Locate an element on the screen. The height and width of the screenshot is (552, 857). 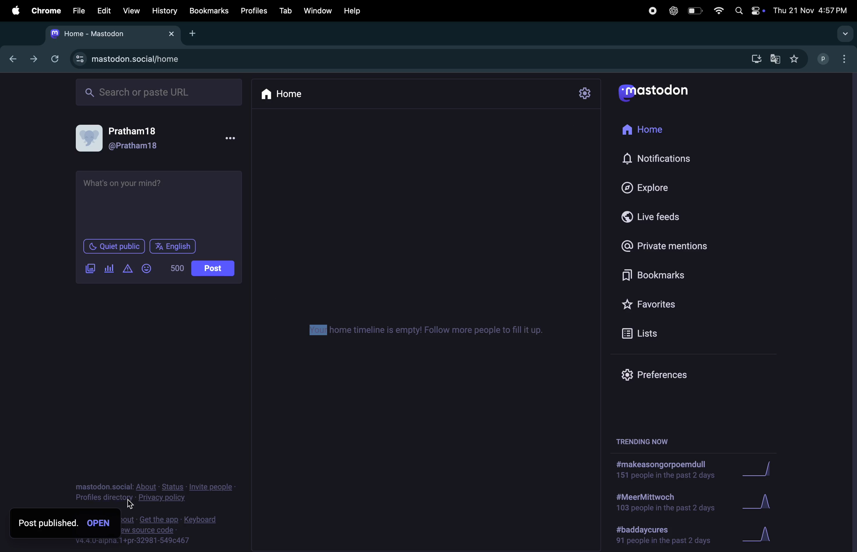
chrome is located at coordinates (44, 10).